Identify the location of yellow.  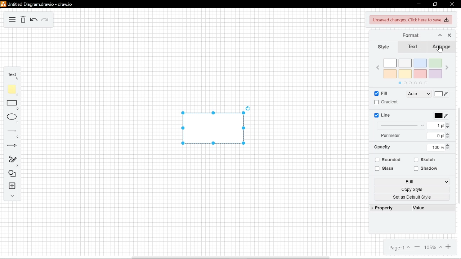
(406, 74).